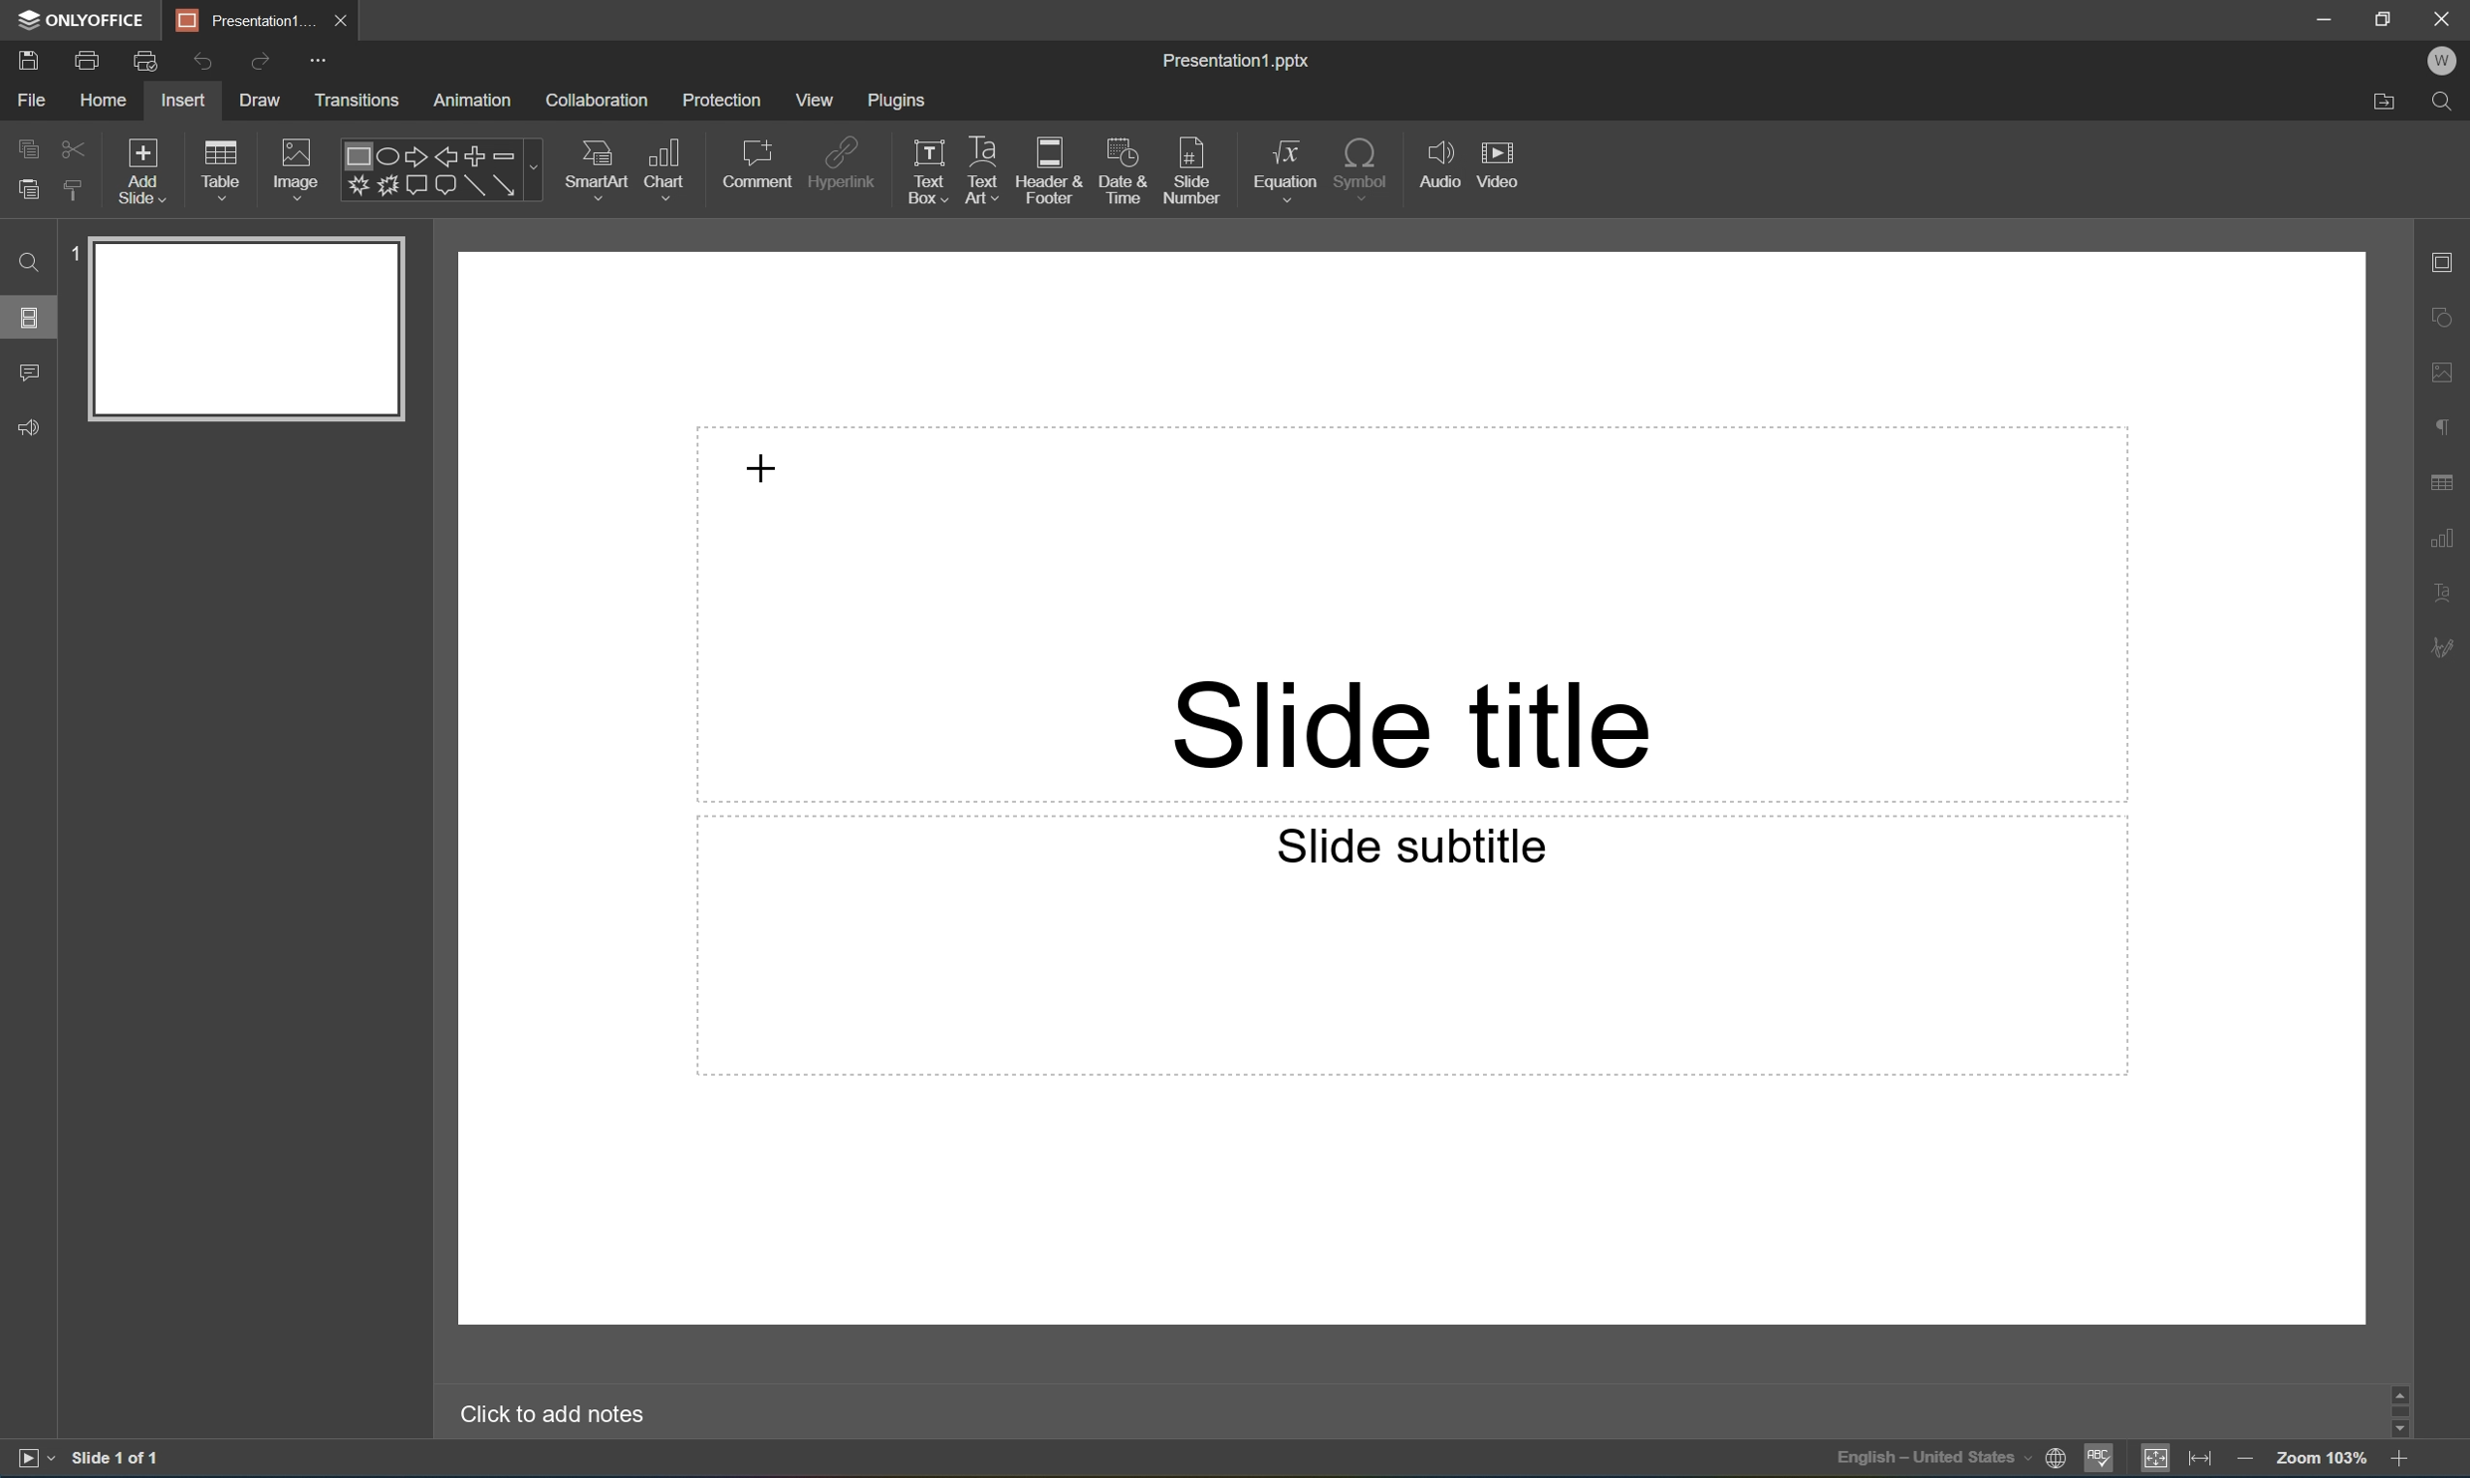 The height and width of the screenshot is (1478, 2470). What do you see at coordinates (143, 60) in the screenshot?
I see `Quick Print` at bounding box center [143, 60].